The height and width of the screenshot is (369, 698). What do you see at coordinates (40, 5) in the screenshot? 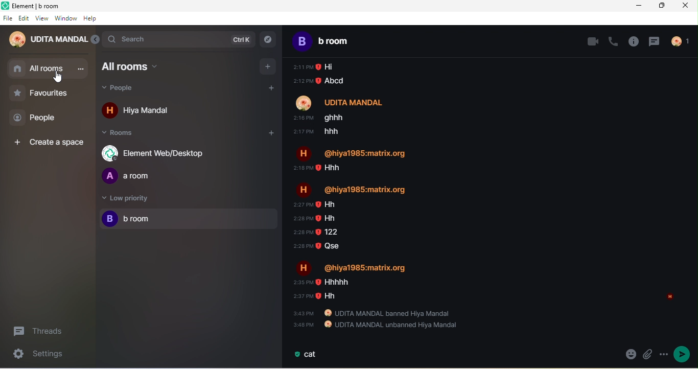
I see `Element | b room` at bounding box center [40, 5].